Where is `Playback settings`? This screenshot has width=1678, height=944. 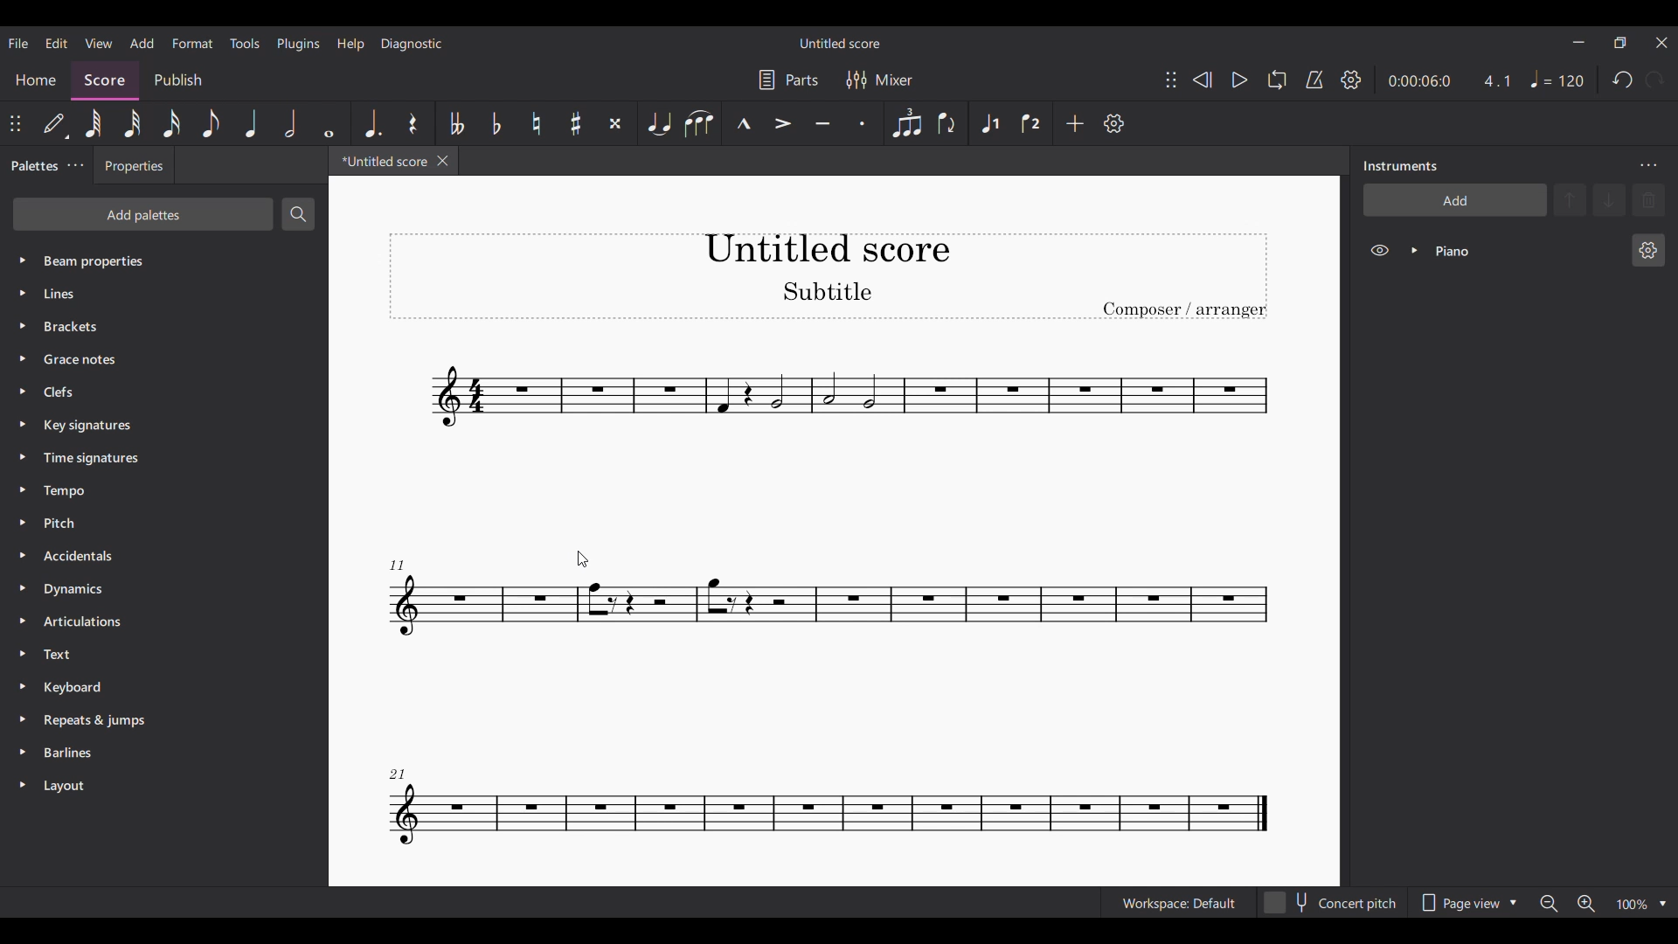
Playback settings is located at coordinates (1350, 80).